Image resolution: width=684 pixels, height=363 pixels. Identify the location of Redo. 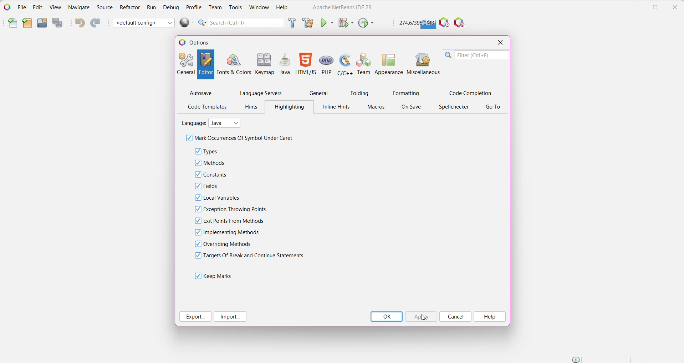
(97, 23).